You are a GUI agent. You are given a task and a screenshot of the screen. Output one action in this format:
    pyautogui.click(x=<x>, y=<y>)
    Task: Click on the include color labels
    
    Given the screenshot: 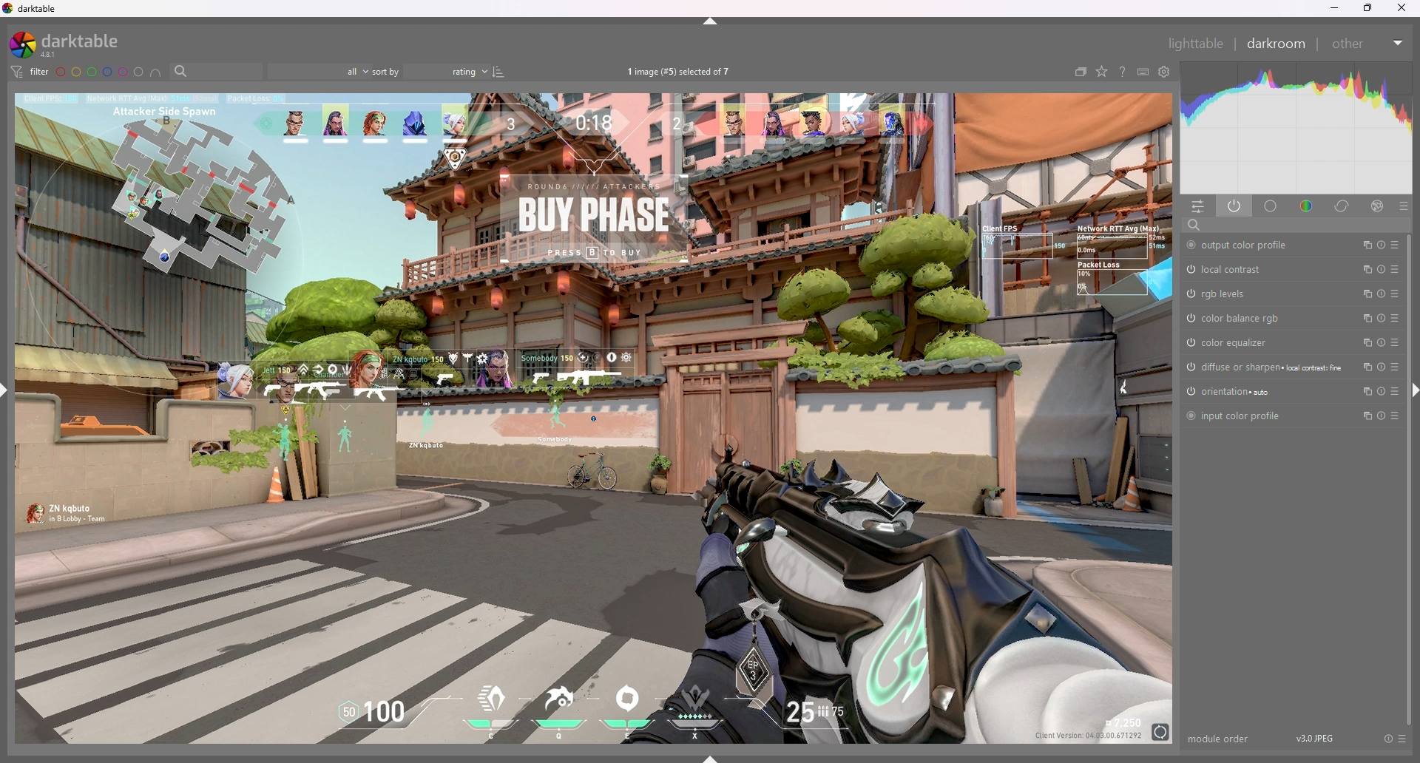 What is the action you would take?
    pyautogui.click(x=155, y=72)
    